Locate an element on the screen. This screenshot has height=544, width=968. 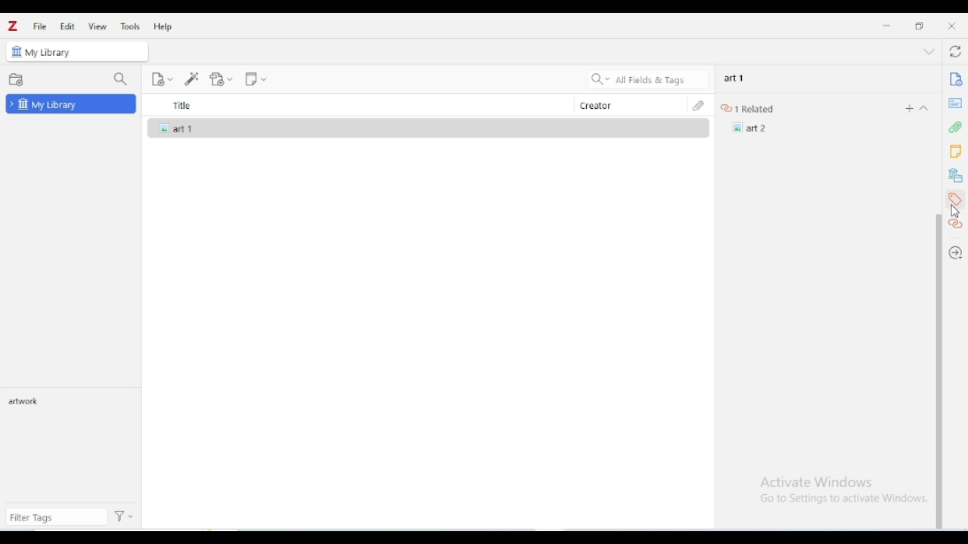
attachments is located at coordinates (957, 128).